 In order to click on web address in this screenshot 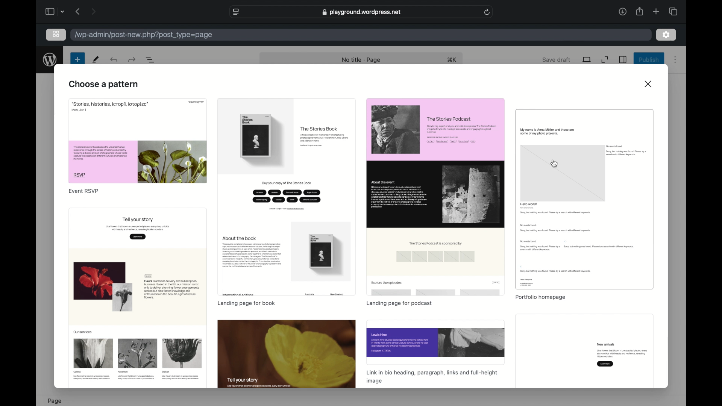, I will do `click(362, 12)`.